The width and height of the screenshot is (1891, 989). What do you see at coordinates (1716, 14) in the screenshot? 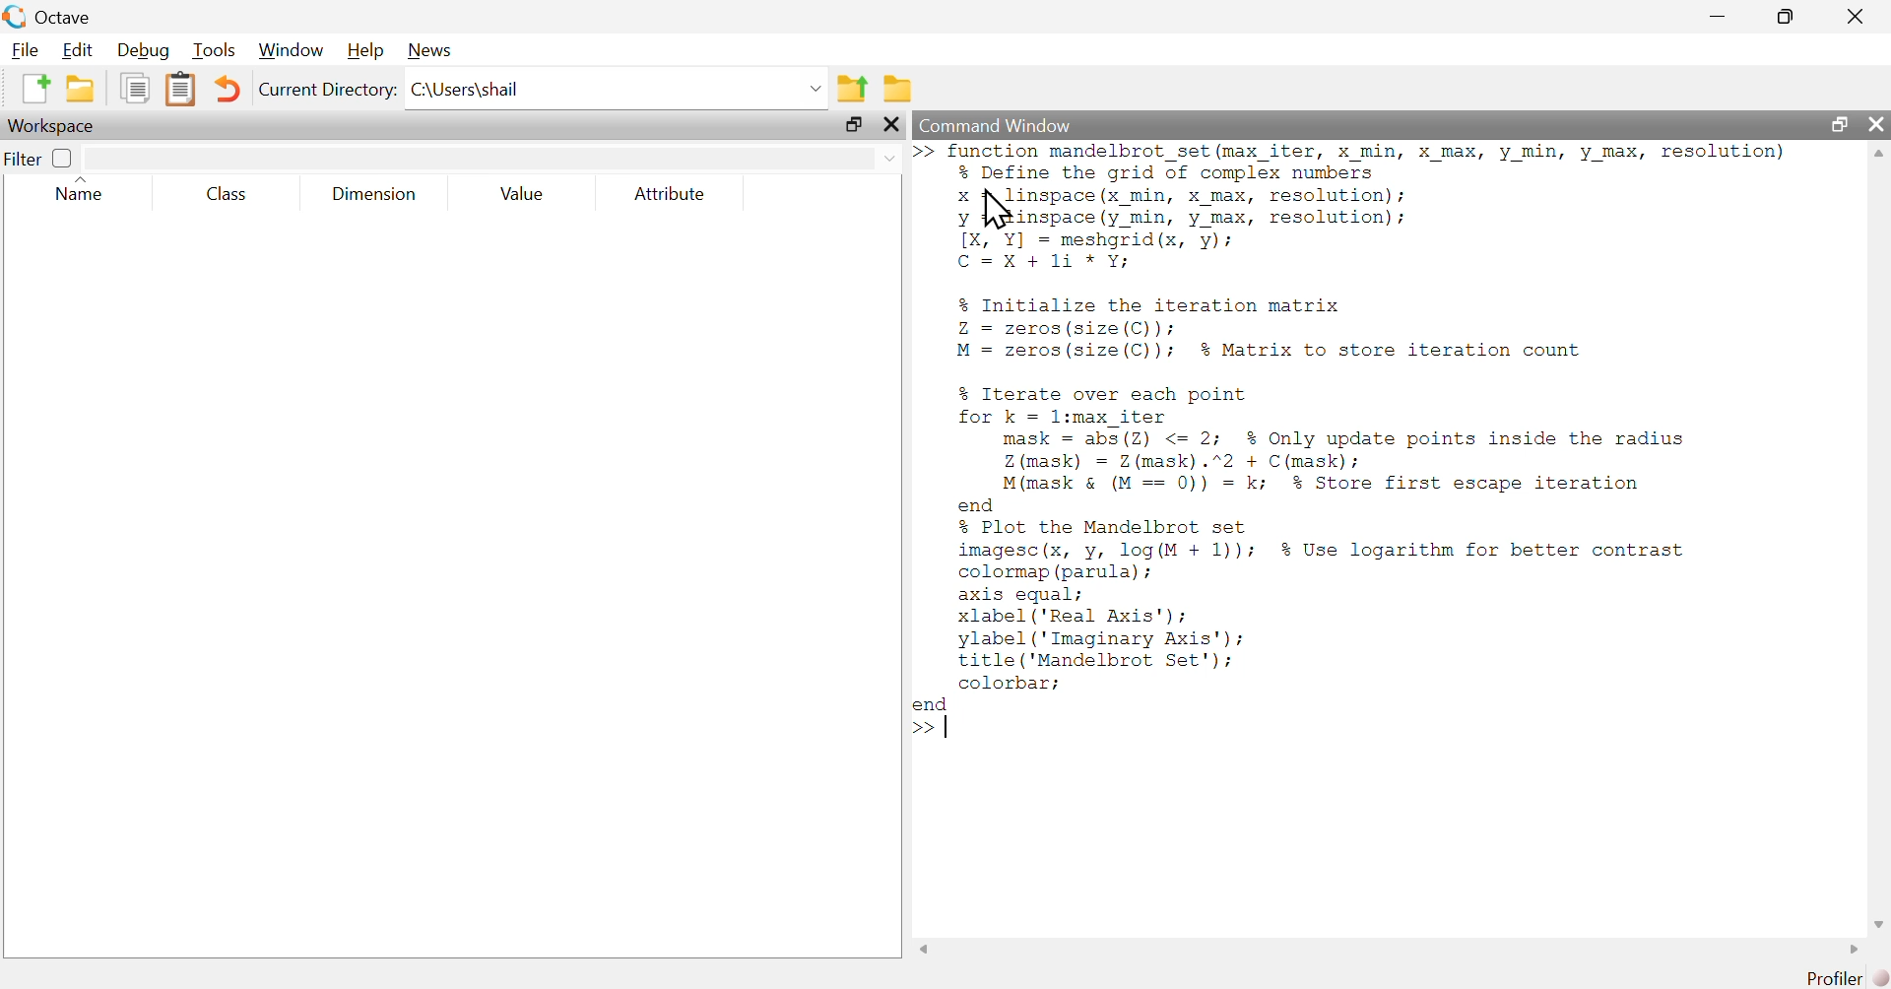
I see `minimize` at bounding box center [1716, 14].